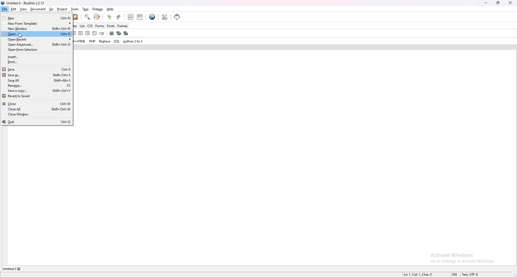 The image size is (517, 277). I want to click on open from selection, so click(24, 50).